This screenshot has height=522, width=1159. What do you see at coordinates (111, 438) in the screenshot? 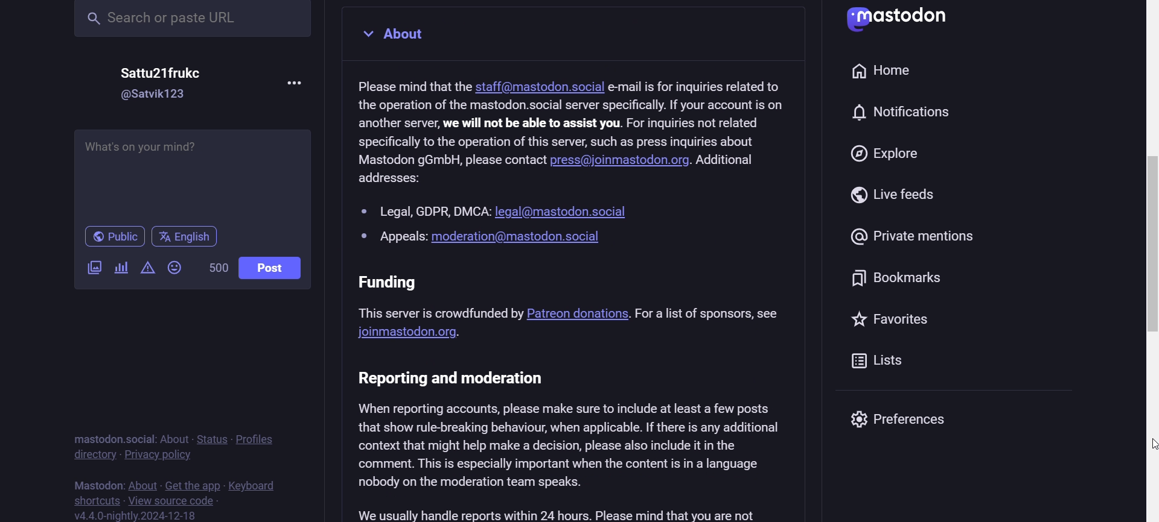
I see `mastodon social` at bounding box center [111, 438].